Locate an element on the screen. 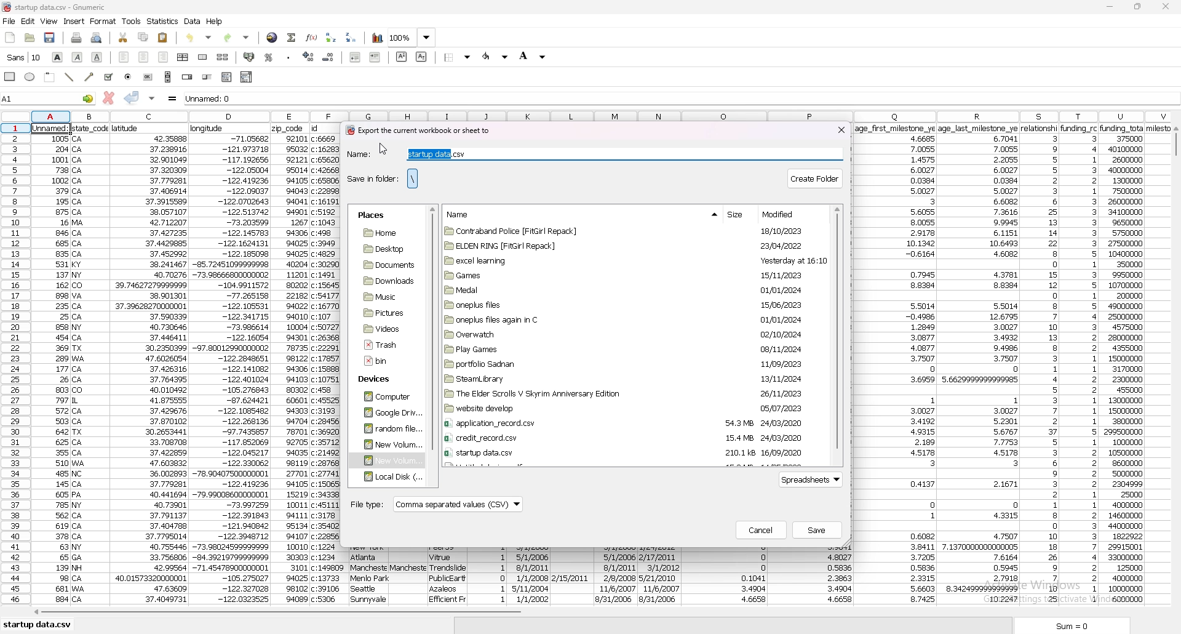 The width and height of the screenshot is (1181, 634). combo box is located at coordinates (247, 77).